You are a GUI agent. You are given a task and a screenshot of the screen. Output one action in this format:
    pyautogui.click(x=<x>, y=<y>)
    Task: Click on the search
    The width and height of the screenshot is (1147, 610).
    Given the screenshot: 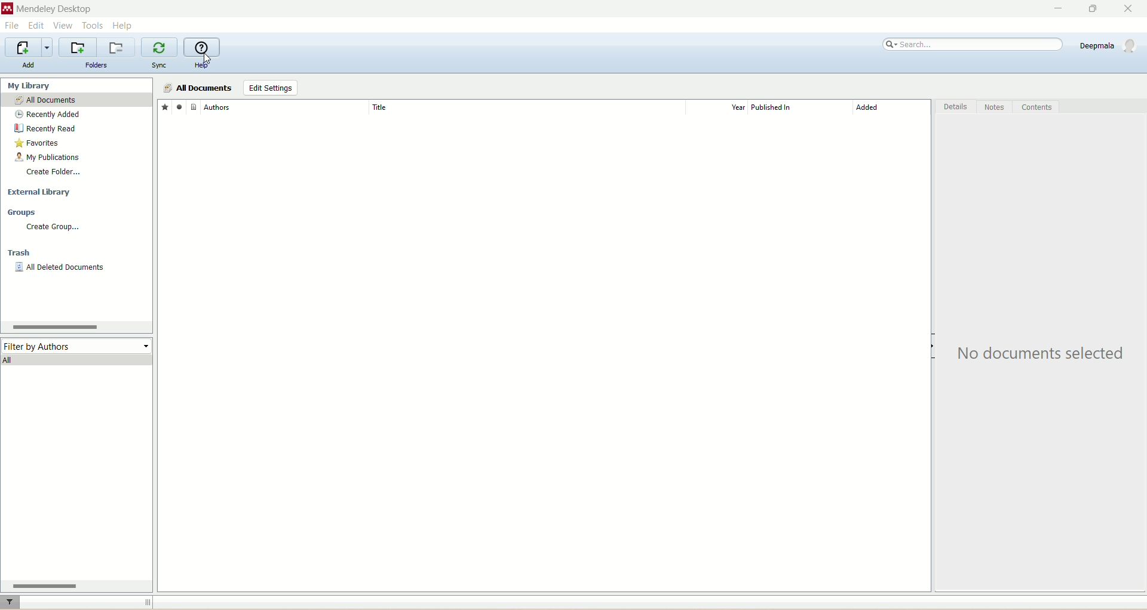 What is the action you would take?
    pyautogui.click(x=973, y=45)
    